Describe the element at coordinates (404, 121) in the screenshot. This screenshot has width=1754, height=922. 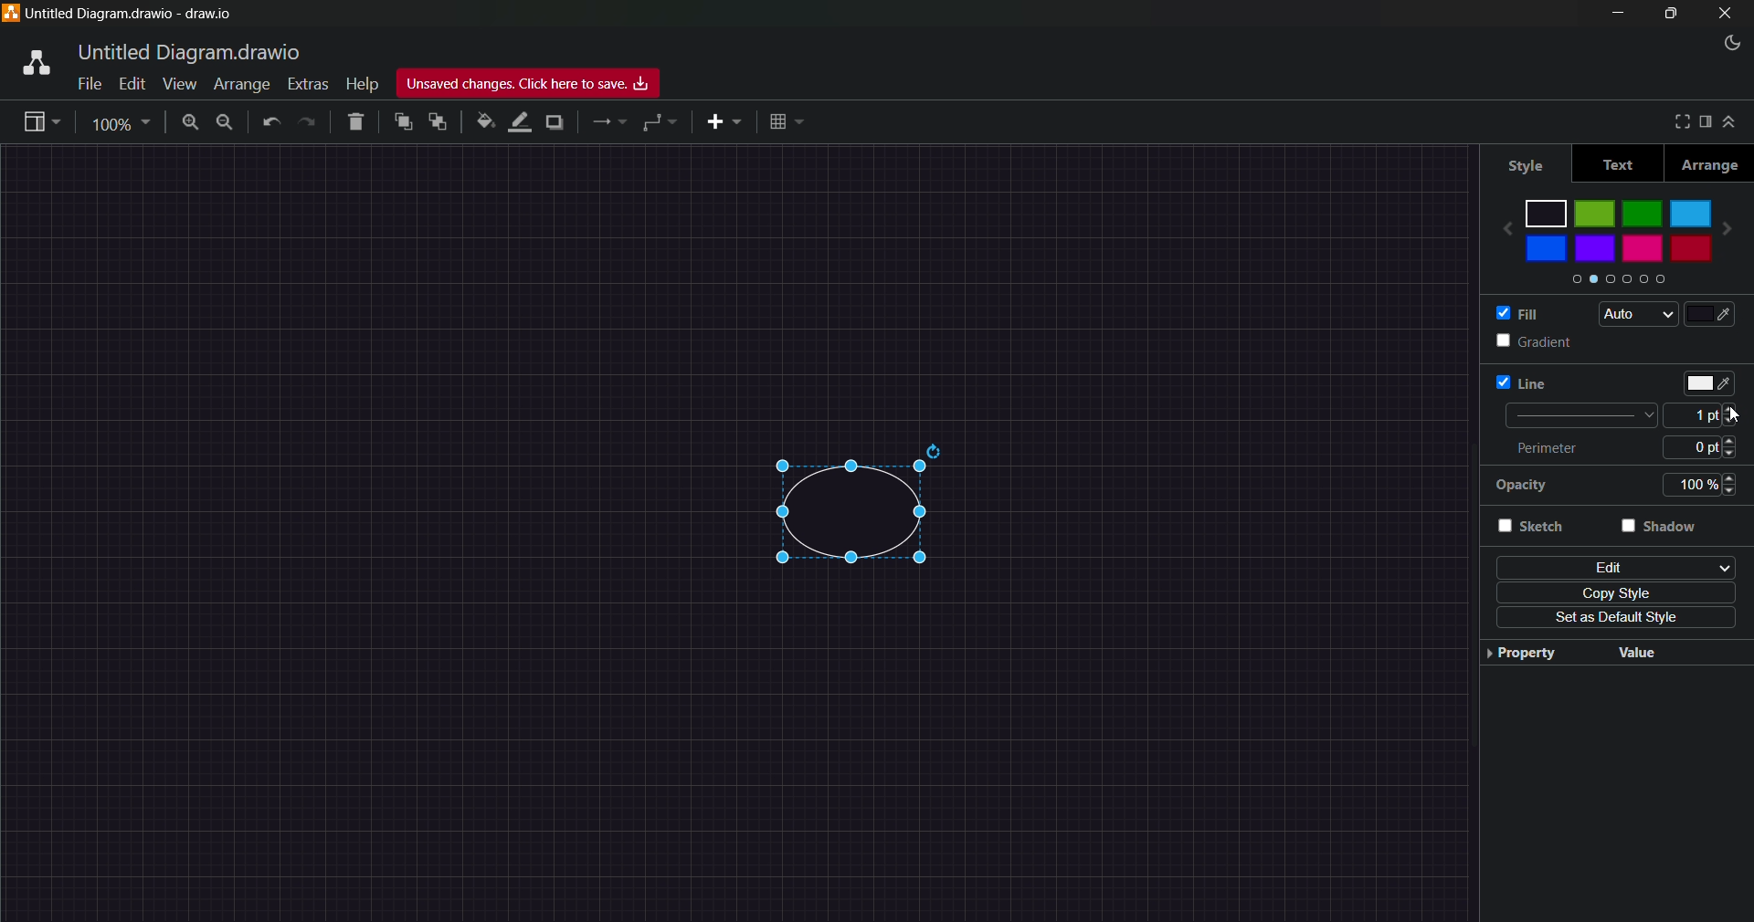
I see `to front` at that location.